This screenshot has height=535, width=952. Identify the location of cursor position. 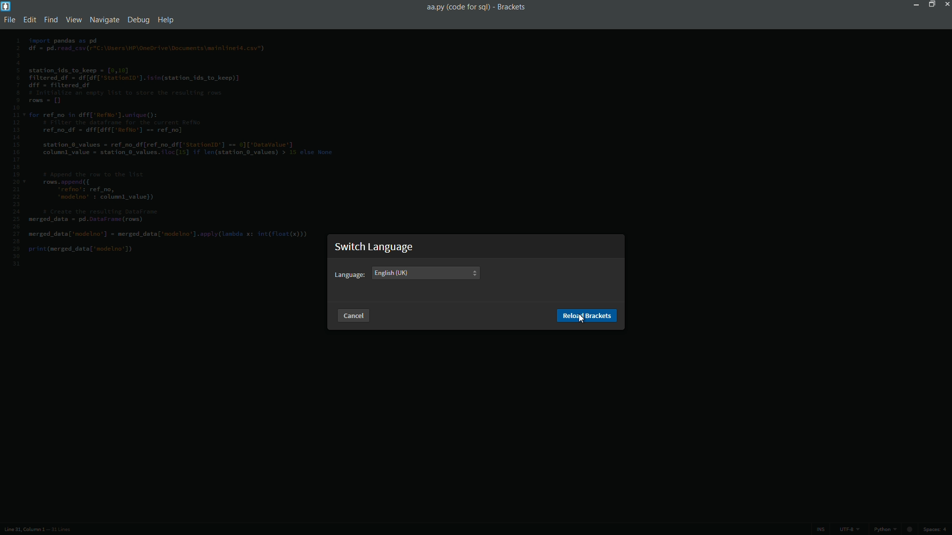
(21, 530).